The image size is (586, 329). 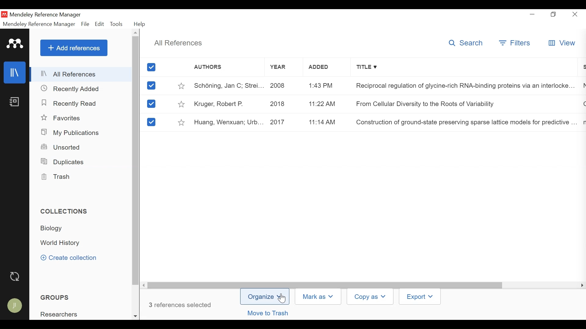 What do you see at coordinates (152, 67) in the screenshot?
I see `(un)Select all` at bounding box center [152, 67].